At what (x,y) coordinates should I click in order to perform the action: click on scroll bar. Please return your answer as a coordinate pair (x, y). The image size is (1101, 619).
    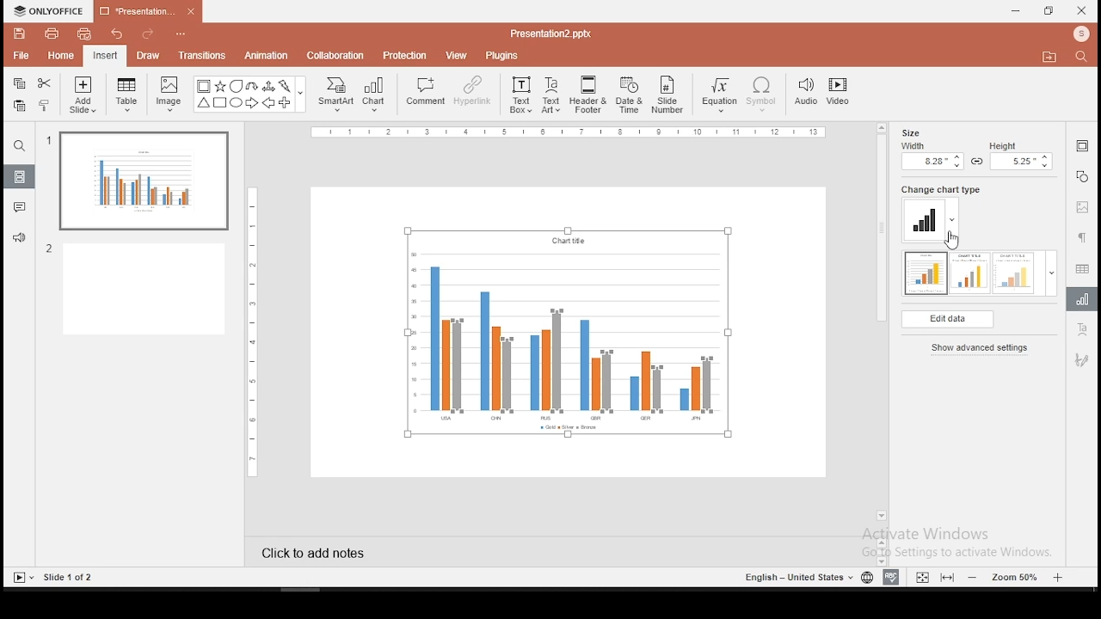
    Looking at the image, I should click on (882, 327).